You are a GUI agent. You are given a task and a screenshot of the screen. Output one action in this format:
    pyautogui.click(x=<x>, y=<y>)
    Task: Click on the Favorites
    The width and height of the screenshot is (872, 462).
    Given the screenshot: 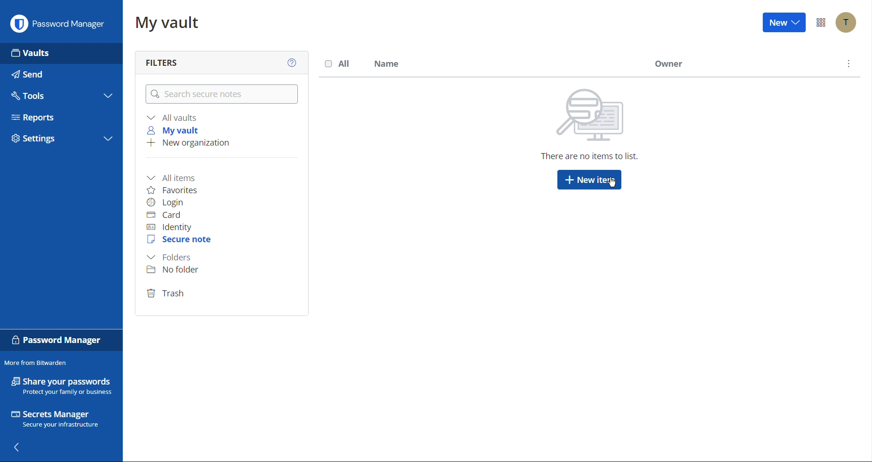 What is the action you would take?
    pyautogui.click(x=176, y=189)
    